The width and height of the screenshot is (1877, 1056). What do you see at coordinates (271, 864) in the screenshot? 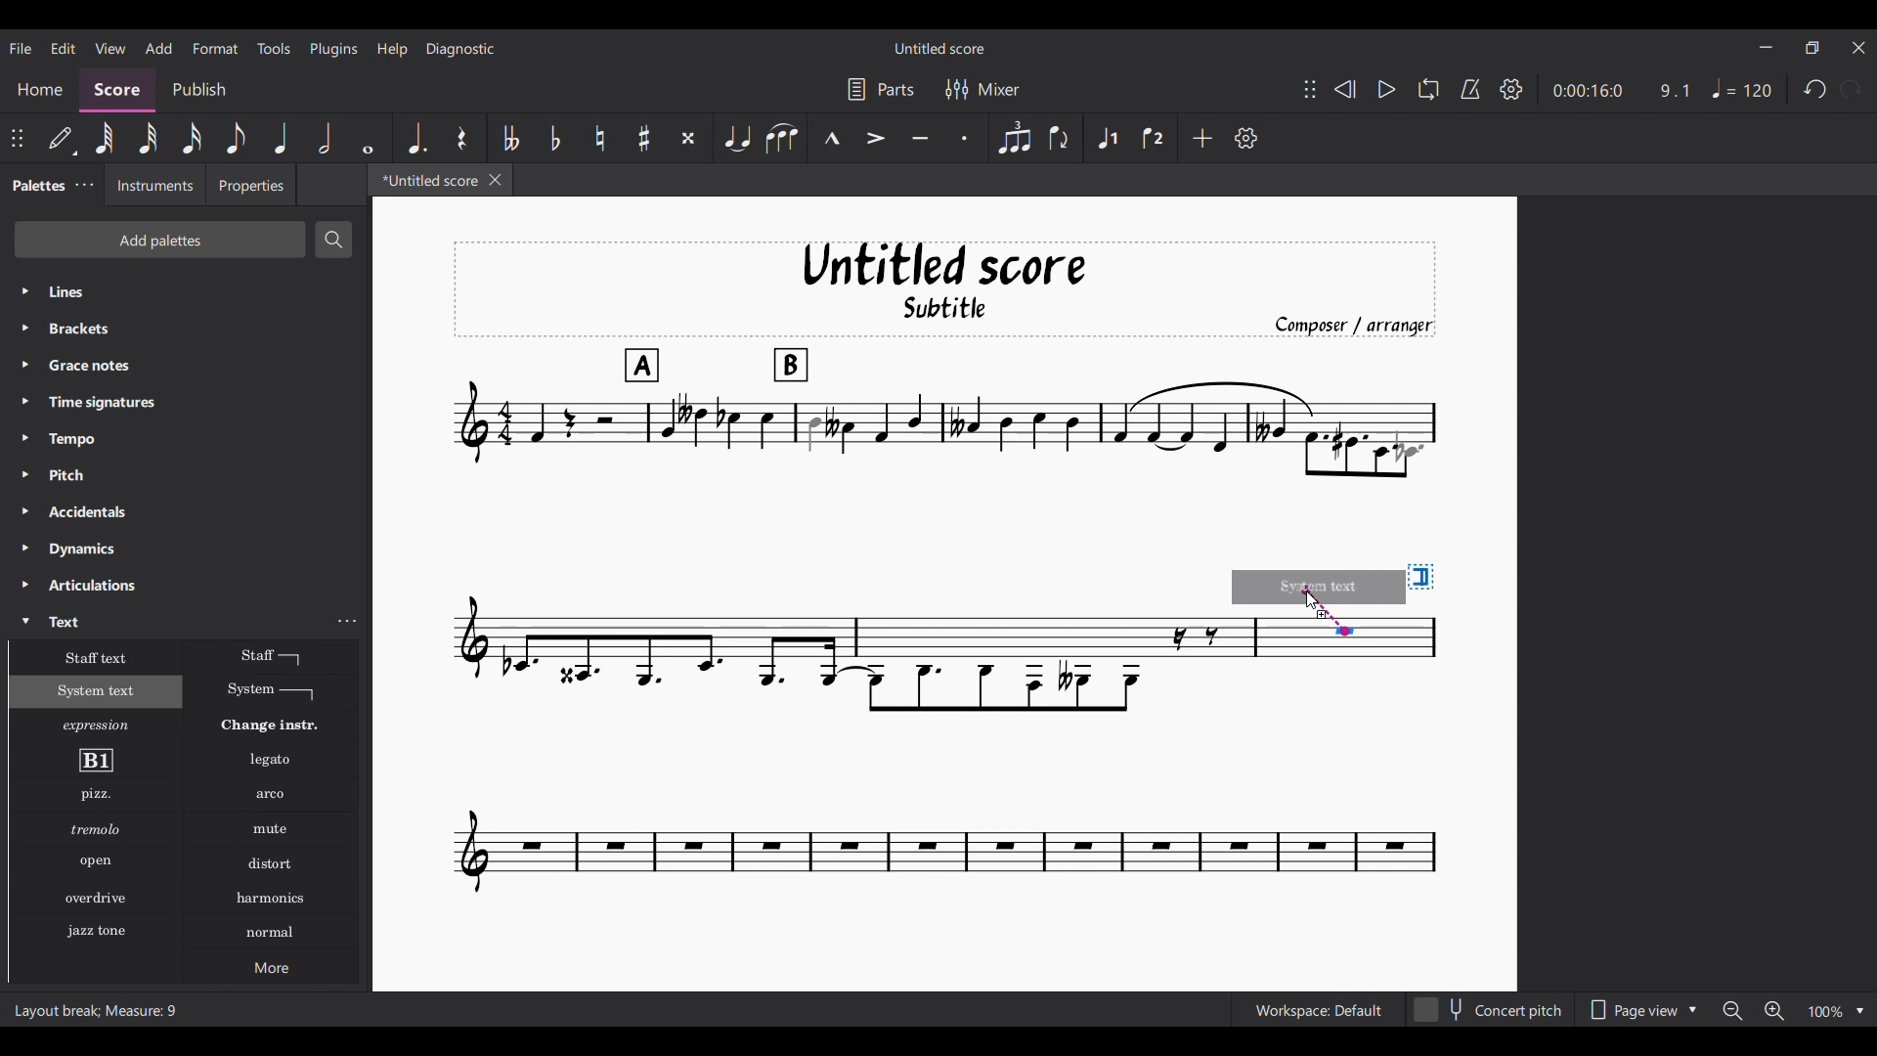
I see `Distort` at bounding box center [271, 864].